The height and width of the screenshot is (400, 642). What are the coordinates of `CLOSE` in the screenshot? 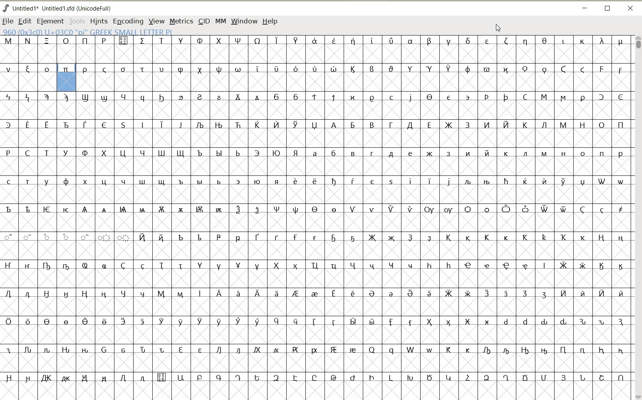 It's located at (632, 9).